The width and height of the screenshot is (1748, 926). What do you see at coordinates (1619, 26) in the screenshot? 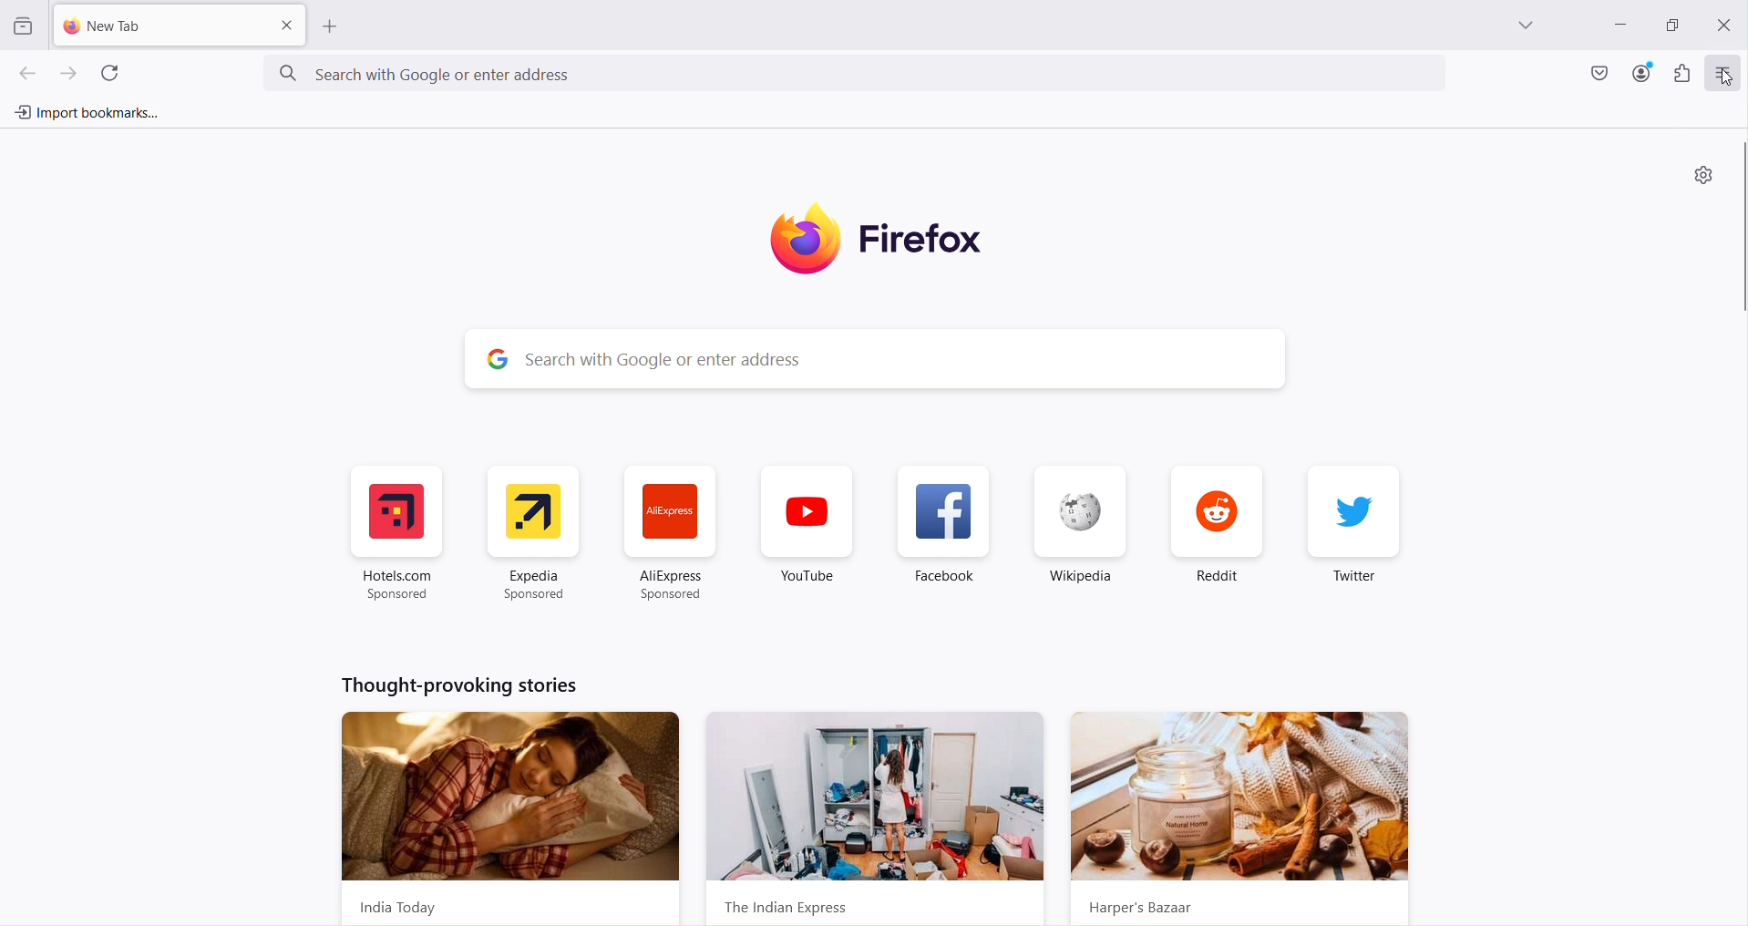
I see `Minimize` at bounding box center [1619, 26].